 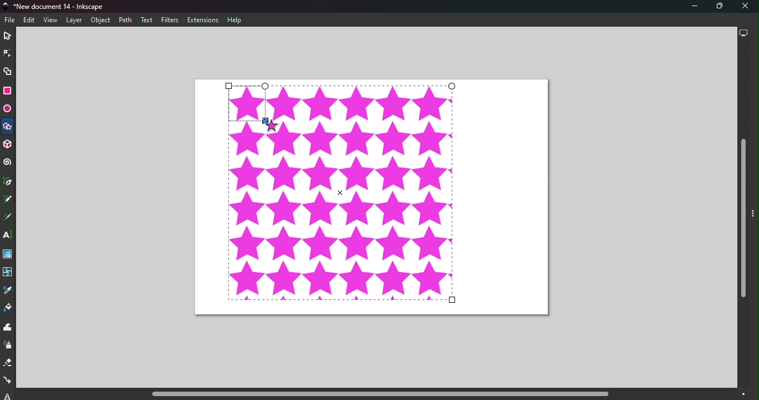 What do you see at coordinates (9, 144) in the screenshot?
I see `3D box tool` at bounding box center [9, 144].